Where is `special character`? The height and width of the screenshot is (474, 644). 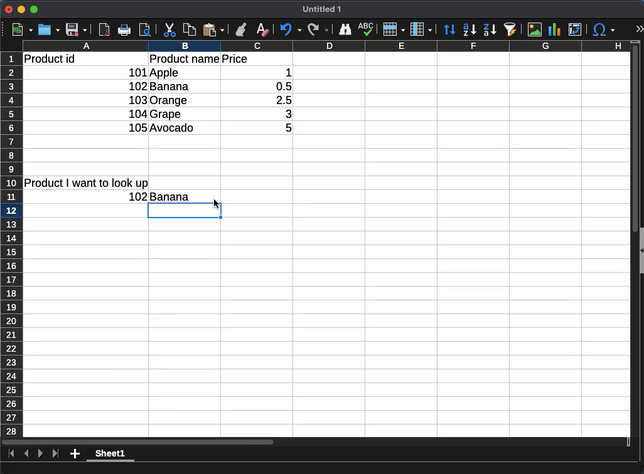 special character is located at coordinates (603, 29).